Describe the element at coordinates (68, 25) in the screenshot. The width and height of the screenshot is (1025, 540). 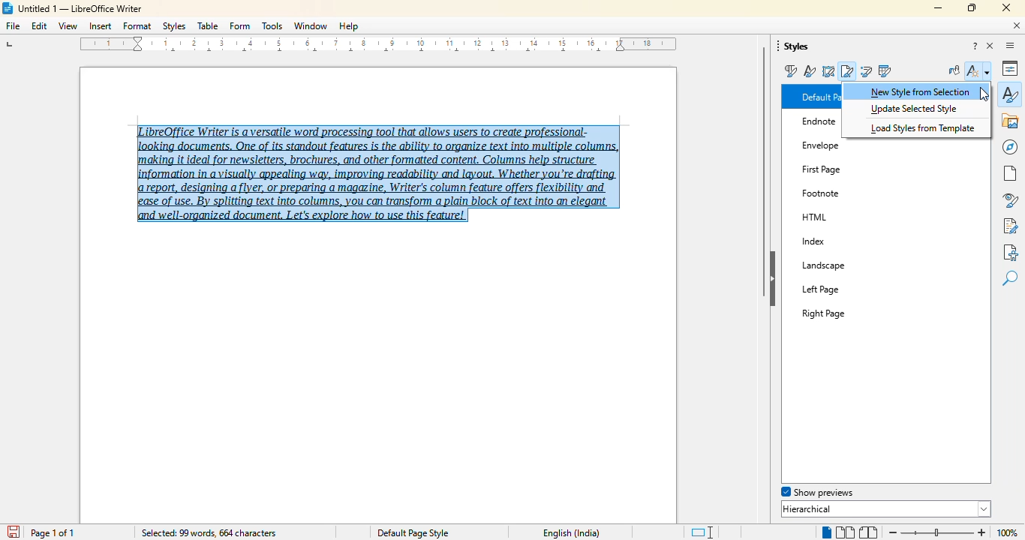
I see `view` at that location.